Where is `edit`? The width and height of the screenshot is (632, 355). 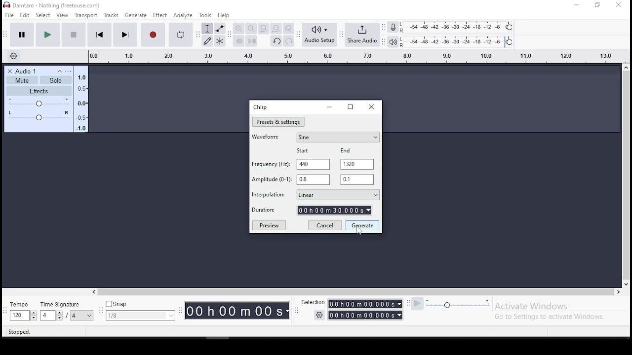 edit is located at coordinates (26, 16).